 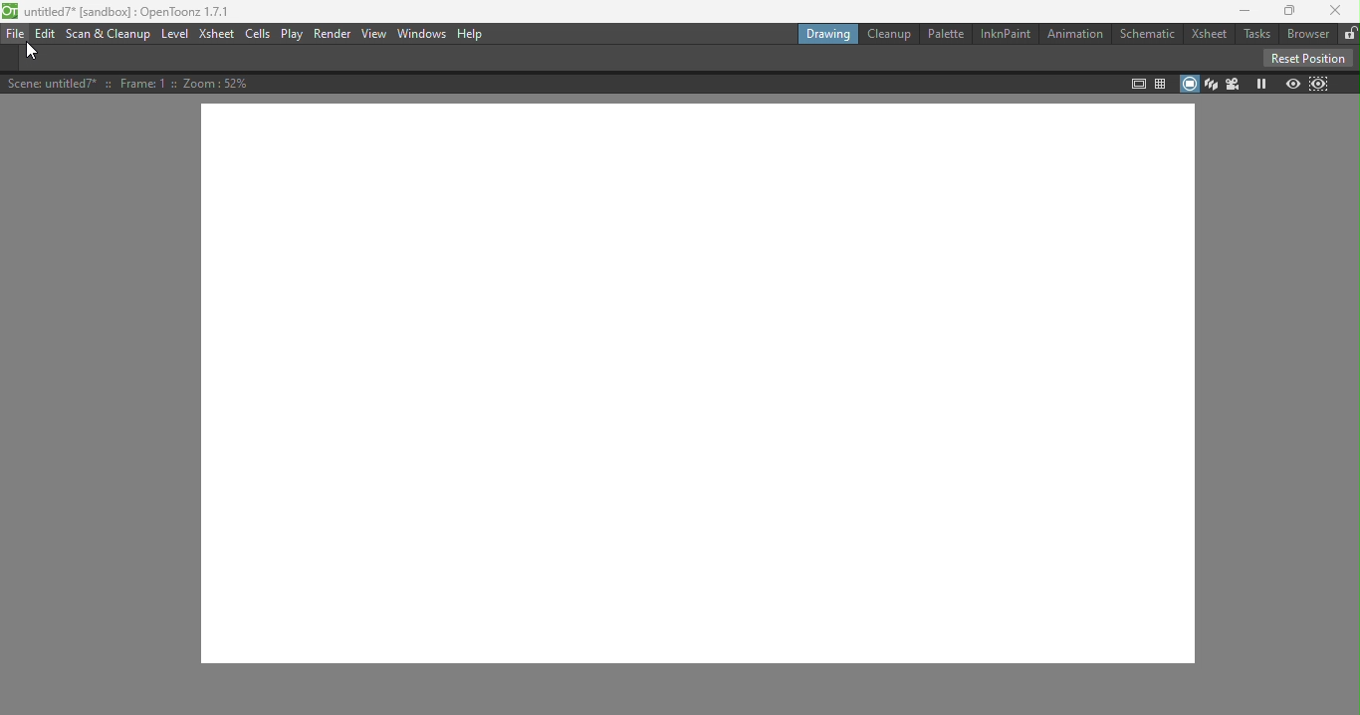 What do you see at coordinates (1149, 33) in the screenshot?
I see `Schematic` at bounding box center [1149, 33].